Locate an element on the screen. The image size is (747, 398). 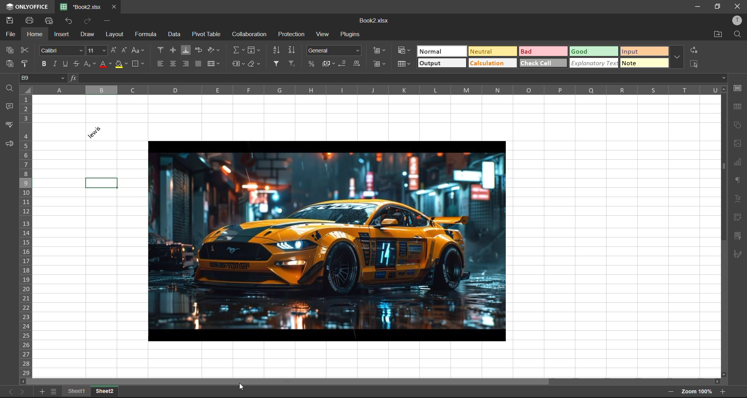
find is located at coordinates (739, 35).